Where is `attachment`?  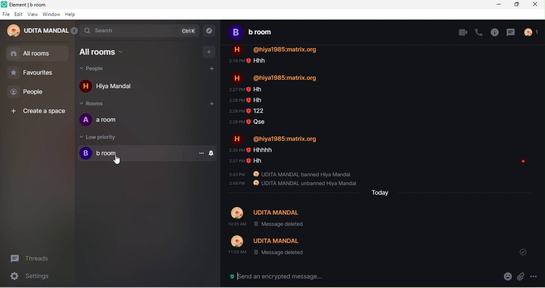
attachment is located at coordinates (521, 278).